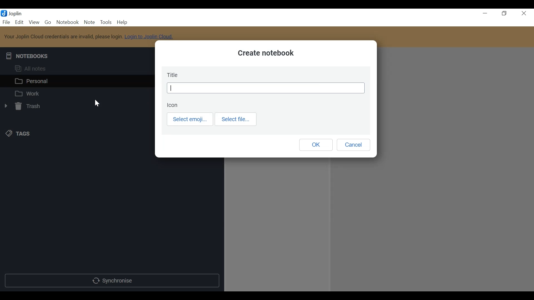 This screenshot has width=534, height=300. Describe the element at coordinates (78, 81) in the screenshot. I see `Personal` at that location.